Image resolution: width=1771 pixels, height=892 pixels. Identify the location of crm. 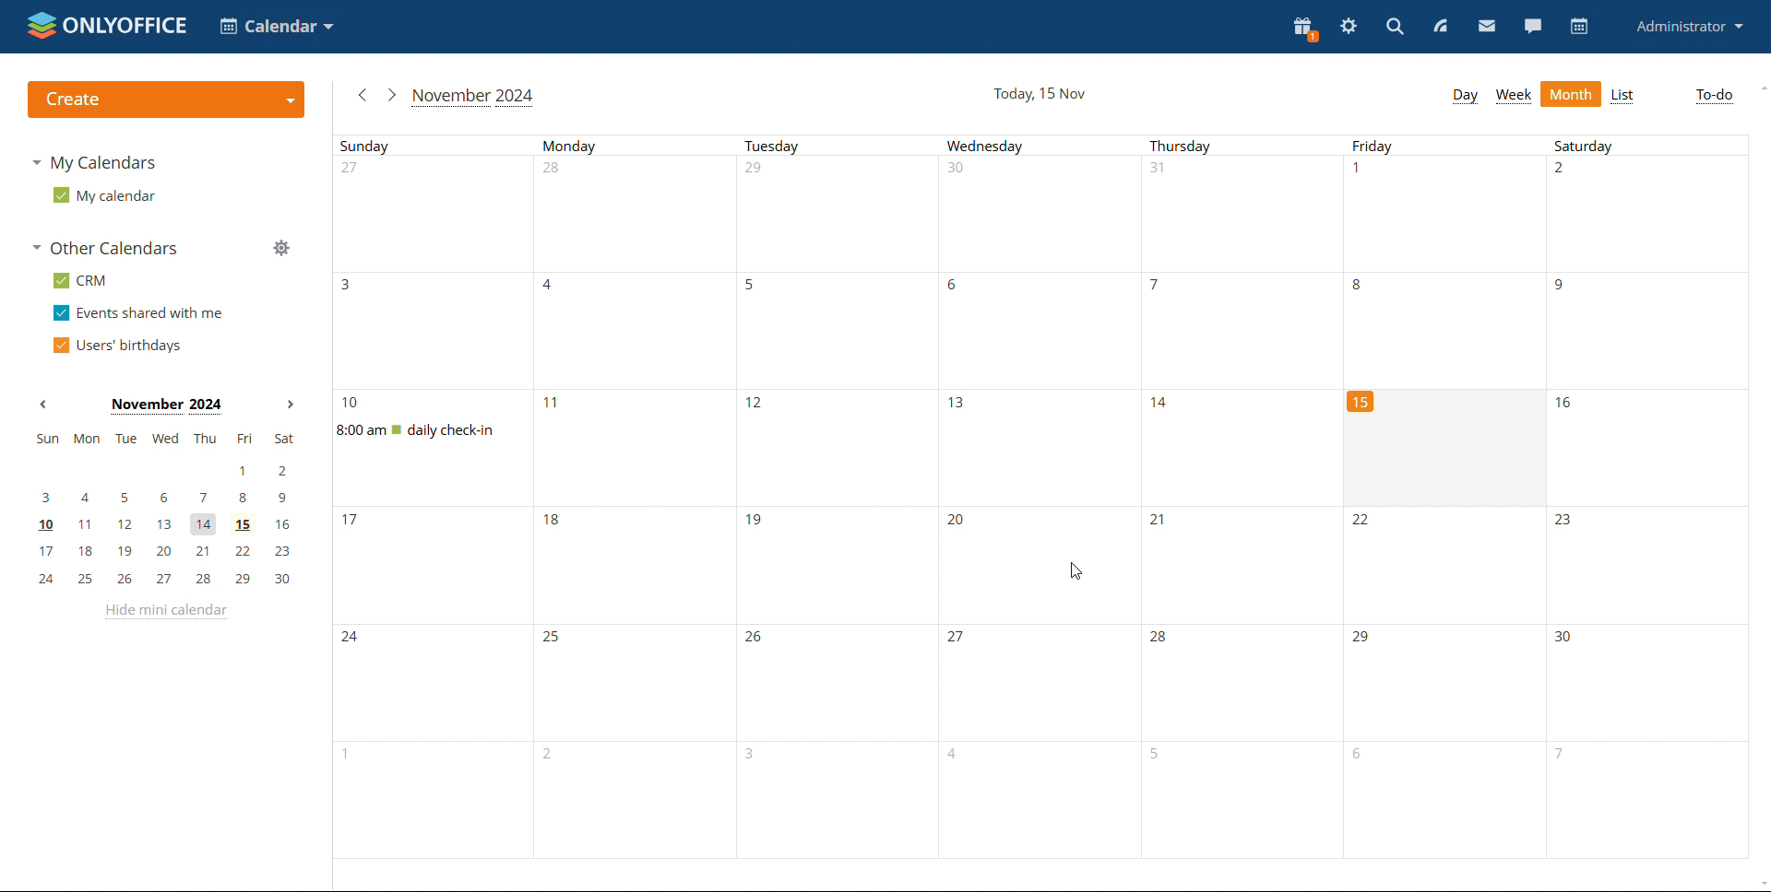
(77, 280).